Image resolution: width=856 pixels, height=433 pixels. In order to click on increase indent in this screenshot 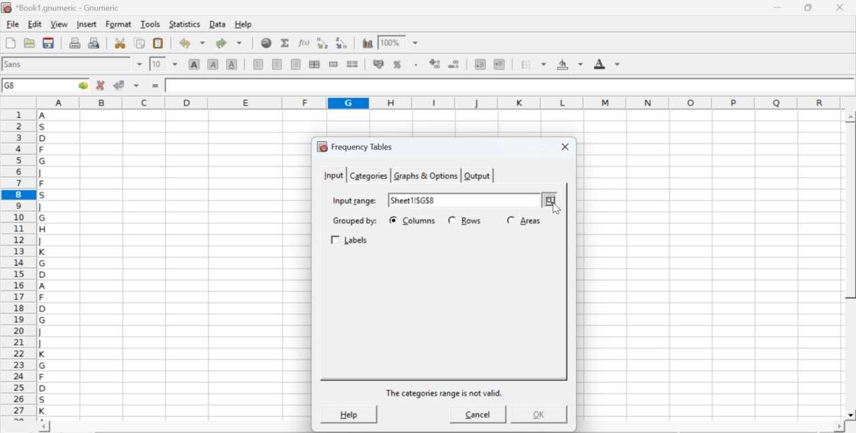, I will do `click(499, 65)`.